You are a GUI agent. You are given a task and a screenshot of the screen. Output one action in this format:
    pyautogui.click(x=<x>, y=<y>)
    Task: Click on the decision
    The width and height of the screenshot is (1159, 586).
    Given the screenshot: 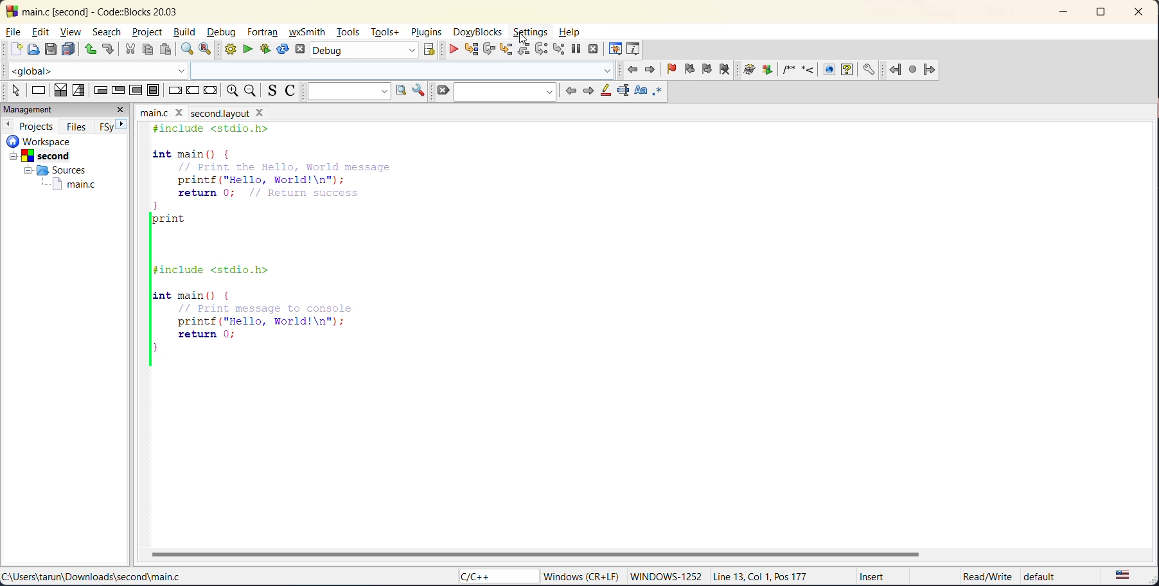 What is the action you would take?
    pyautogui.click(x=60, y=91)
    